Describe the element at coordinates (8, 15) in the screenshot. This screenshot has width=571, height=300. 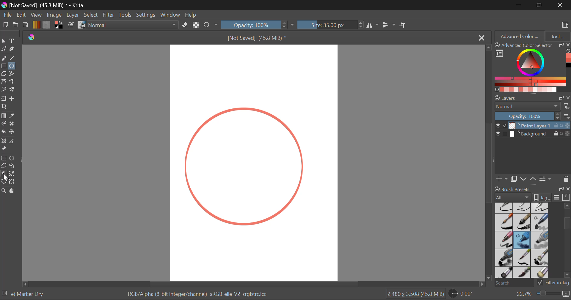
I see `File` at that location.